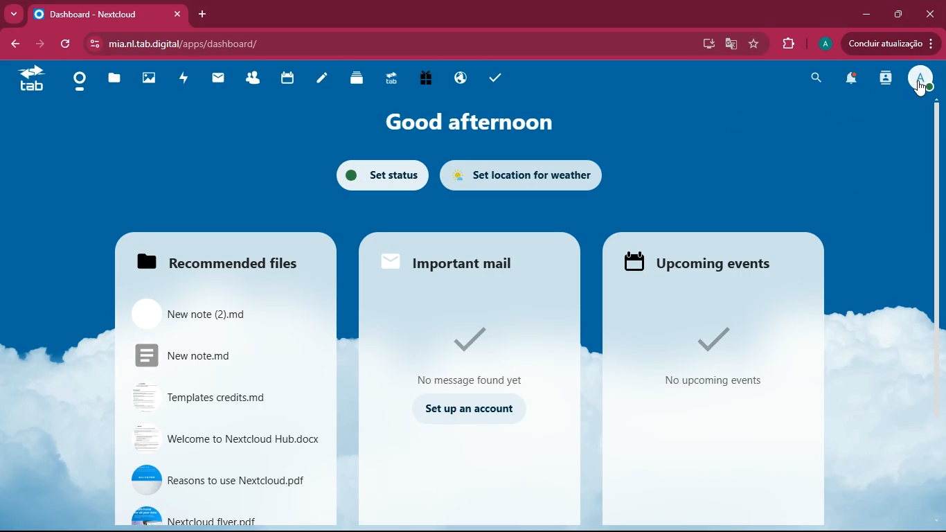 The height and width of the screenshot is (532, 946). I want to click on favourite, so click(755, 45).